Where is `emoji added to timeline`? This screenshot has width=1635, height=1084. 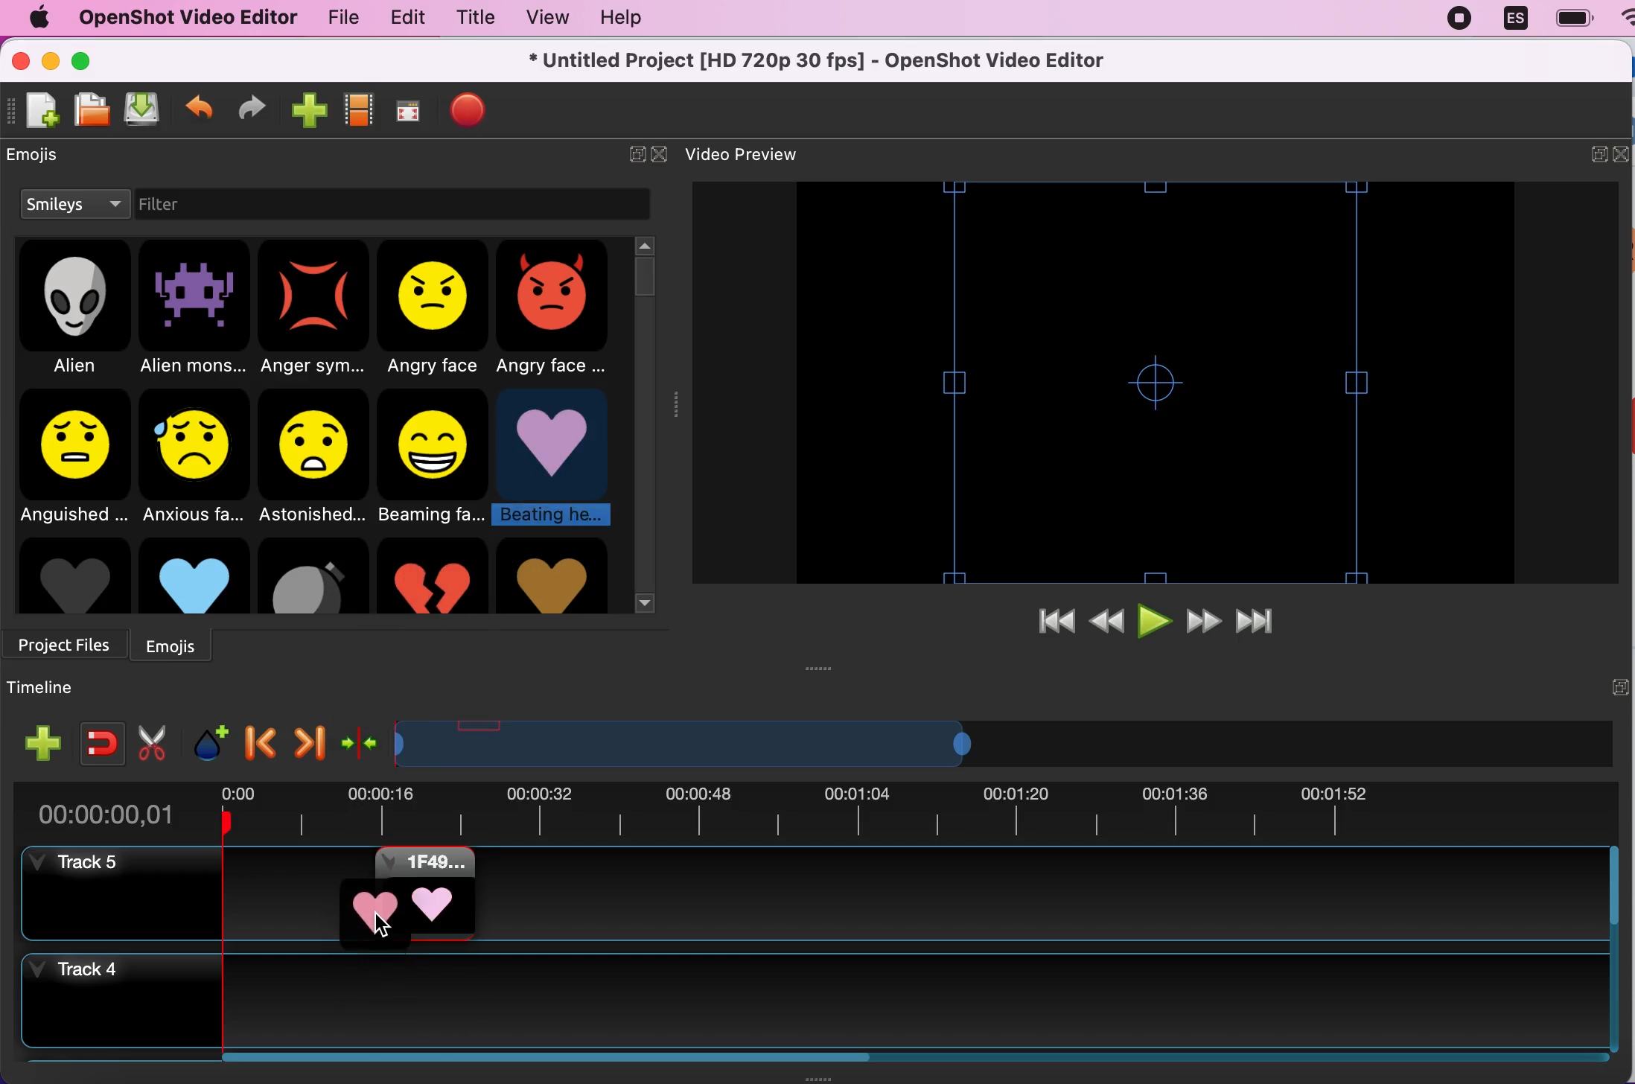 emoji added to timeline is located at coordinates (407, 893).